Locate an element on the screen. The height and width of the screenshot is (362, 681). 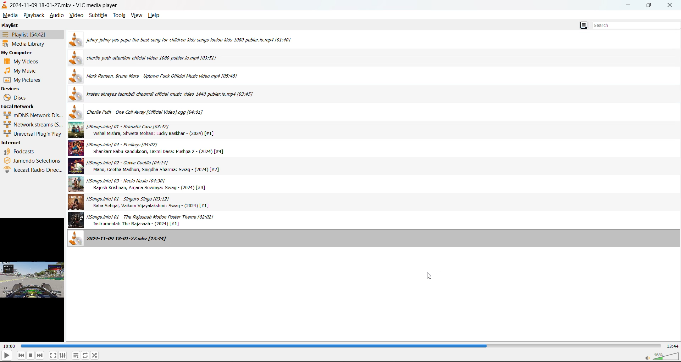
local network is located at coordinates (21, 107).